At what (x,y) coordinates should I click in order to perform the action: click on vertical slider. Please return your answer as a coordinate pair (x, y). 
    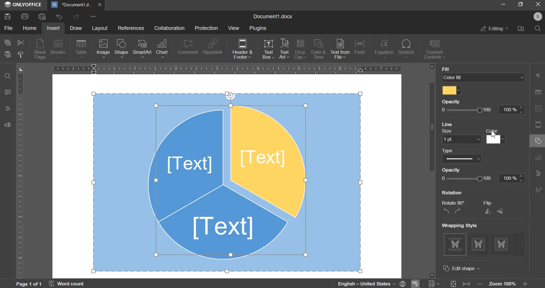
    Looking at the image, I should click on (432, 172).